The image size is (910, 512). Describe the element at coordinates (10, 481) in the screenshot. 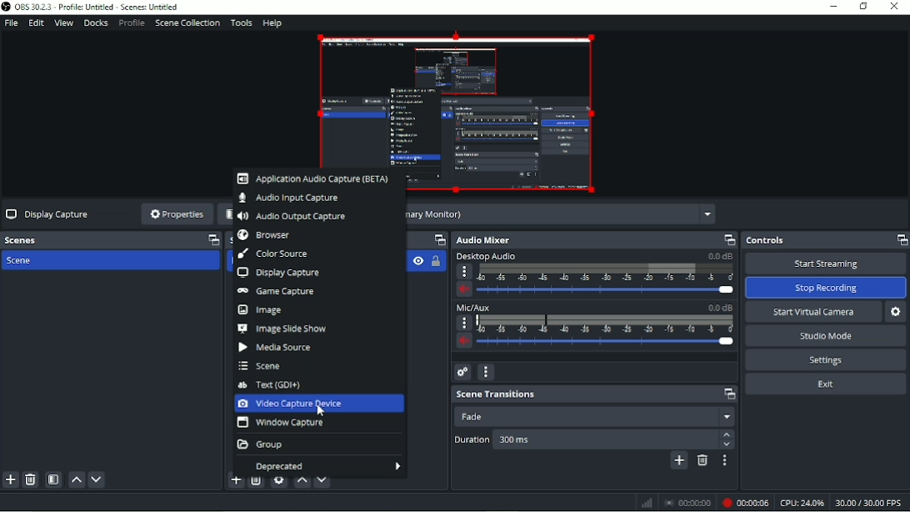

I see `Add scene` at that location.